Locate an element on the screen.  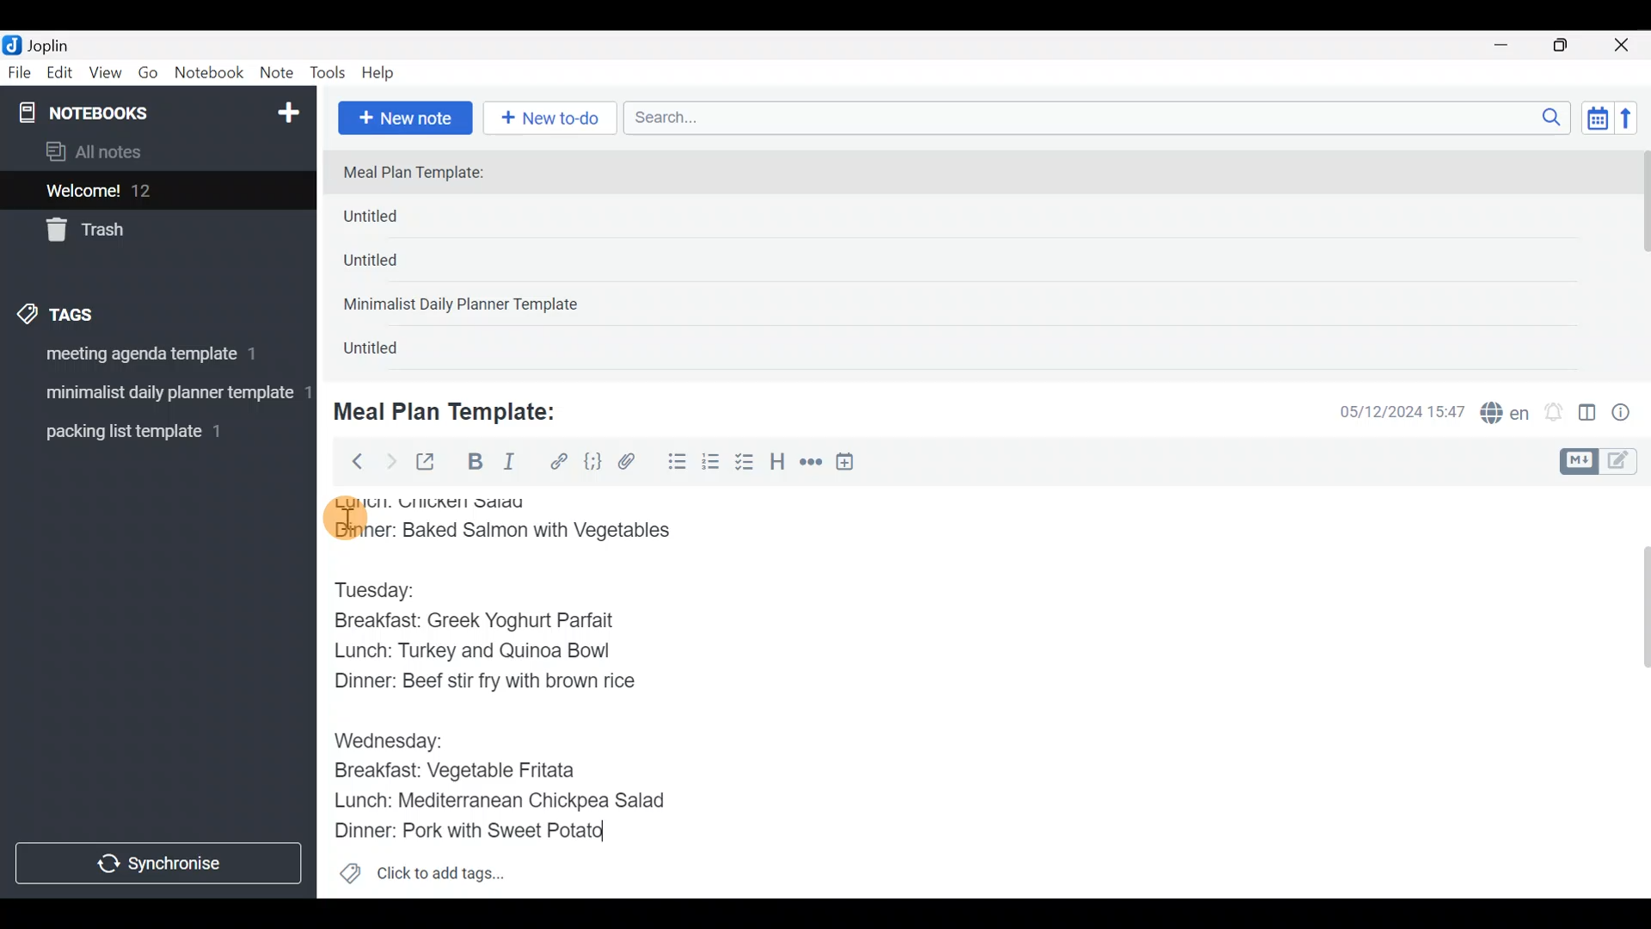
Forward is located at coordinates (390, 461).